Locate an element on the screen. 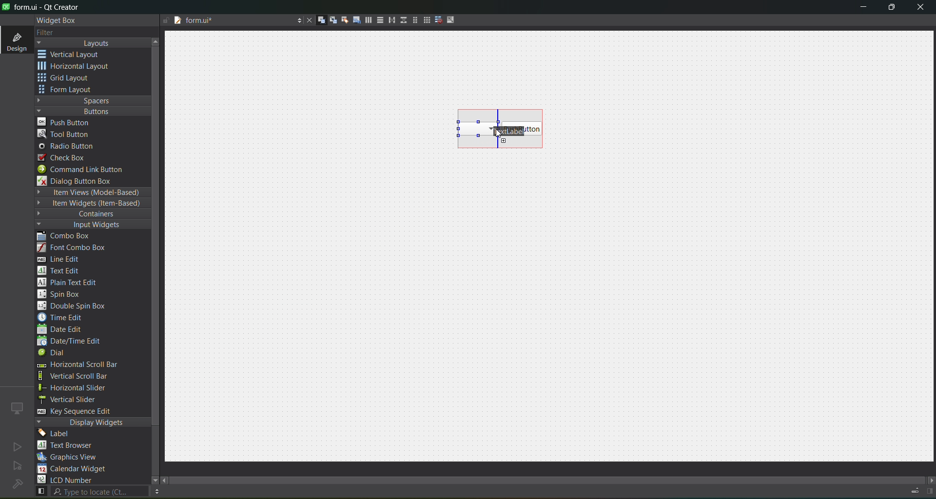 Image resolution: width=936 pixels, height=499 pixels. widget box is located at coordinates (58, 20).